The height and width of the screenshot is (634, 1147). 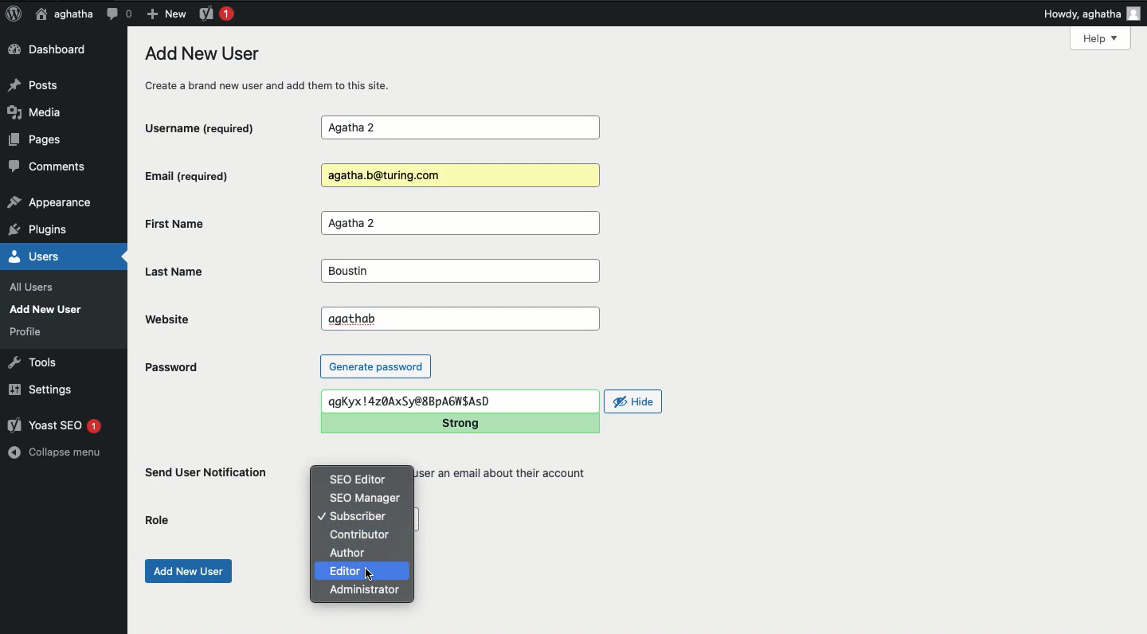 I want to click on qgKyx!4z0AxSy@8BpA6GWIAsD, so click(x=461, y=401).